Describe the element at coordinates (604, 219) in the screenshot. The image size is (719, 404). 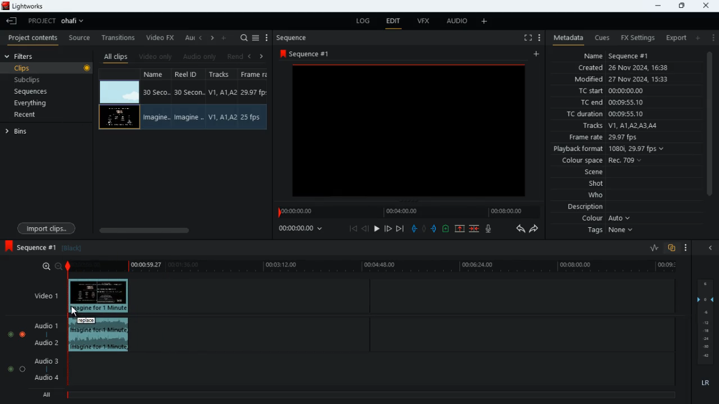
I see `colour` at that location.